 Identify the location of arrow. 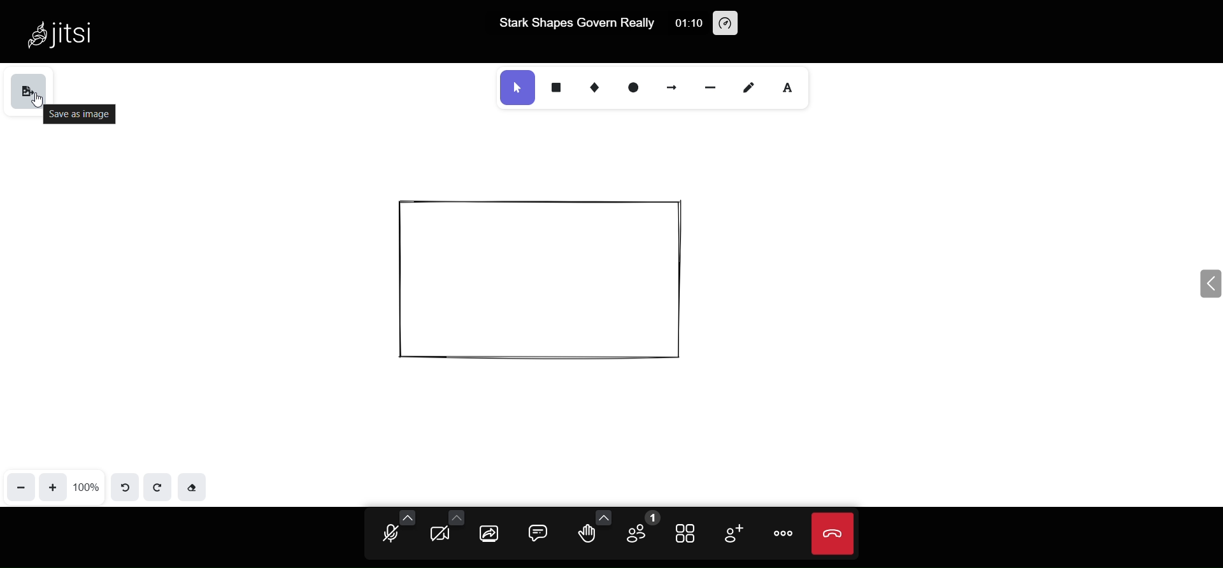
(670, 87).